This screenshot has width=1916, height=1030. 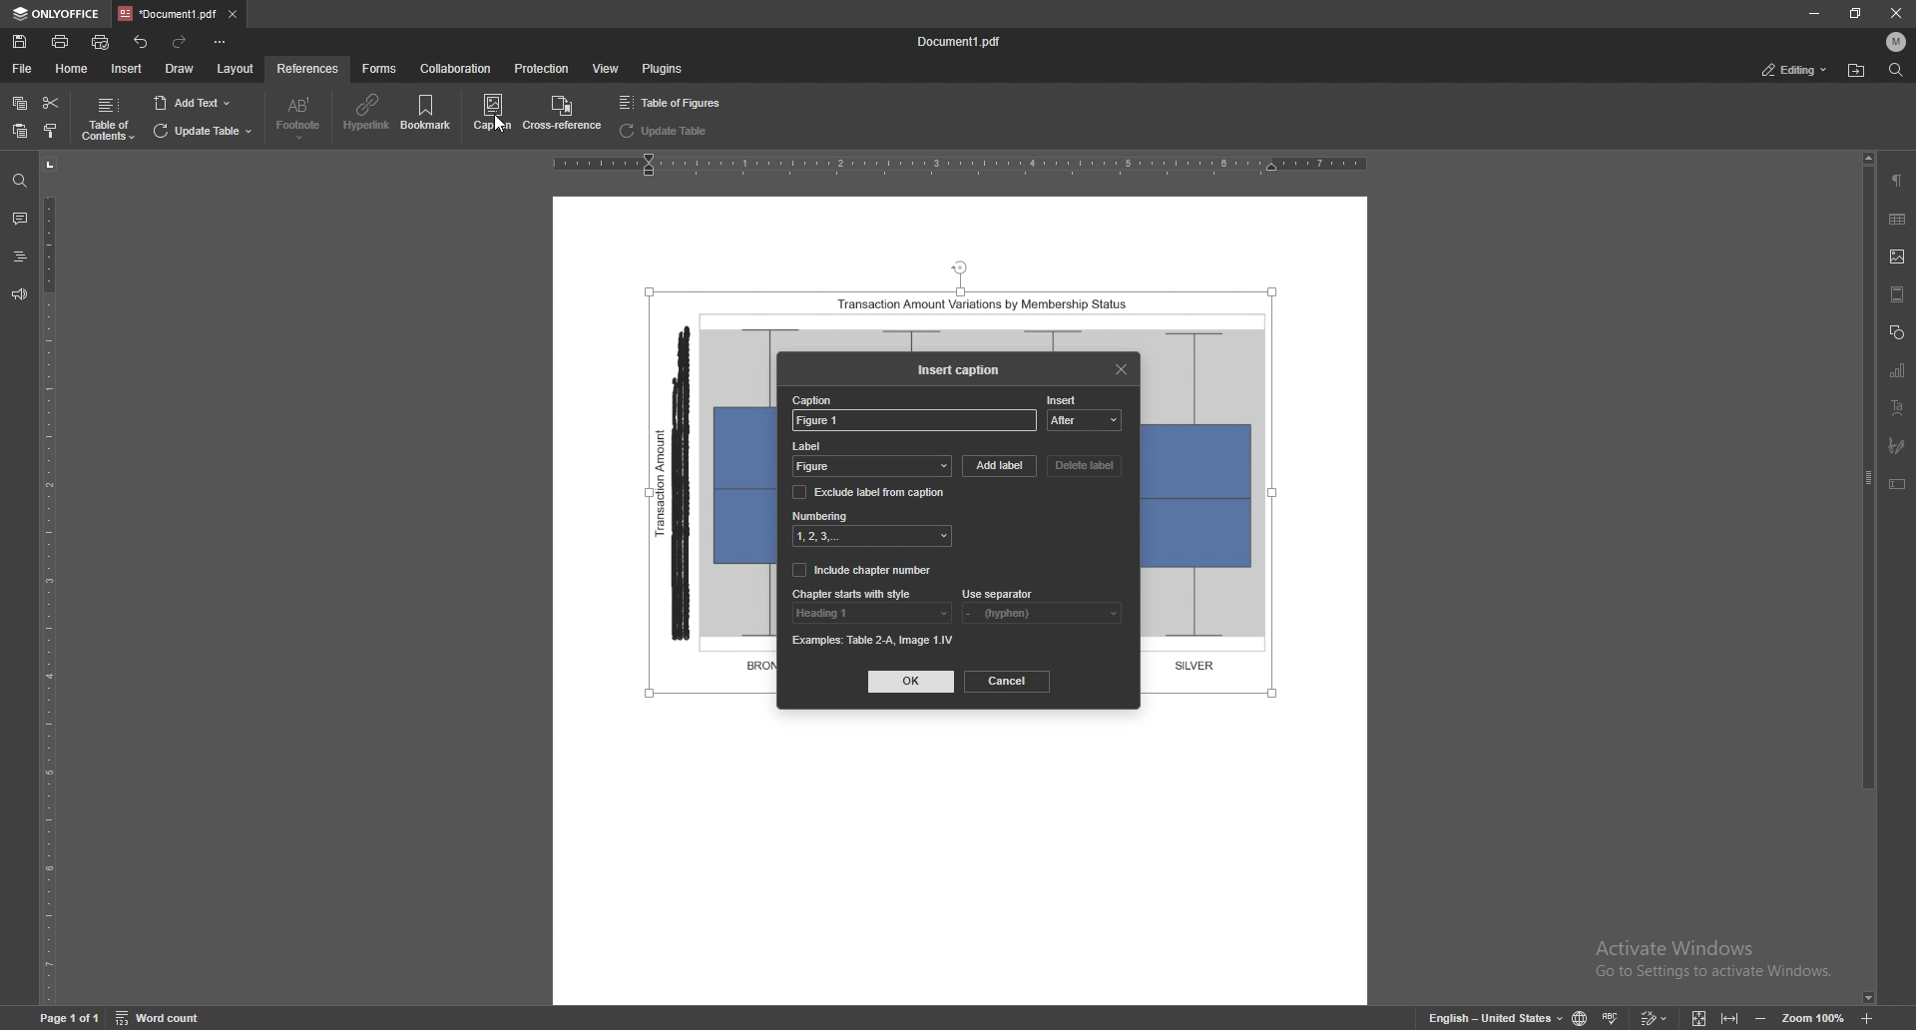 What do you see at coordinates (1897, 181) in the screenshot?
I see `paragraph` at bounding box center [1897, 181].